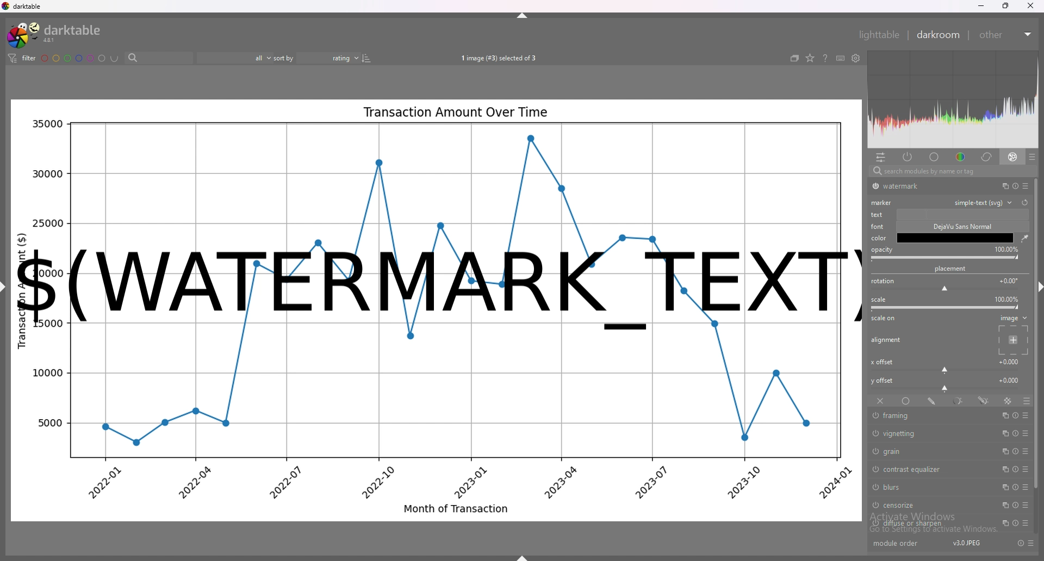 The image size is (1044, 561). What do you see at coordinates (879, 227) in the screenshot?
I see `font` at bounding box center [879, 227].